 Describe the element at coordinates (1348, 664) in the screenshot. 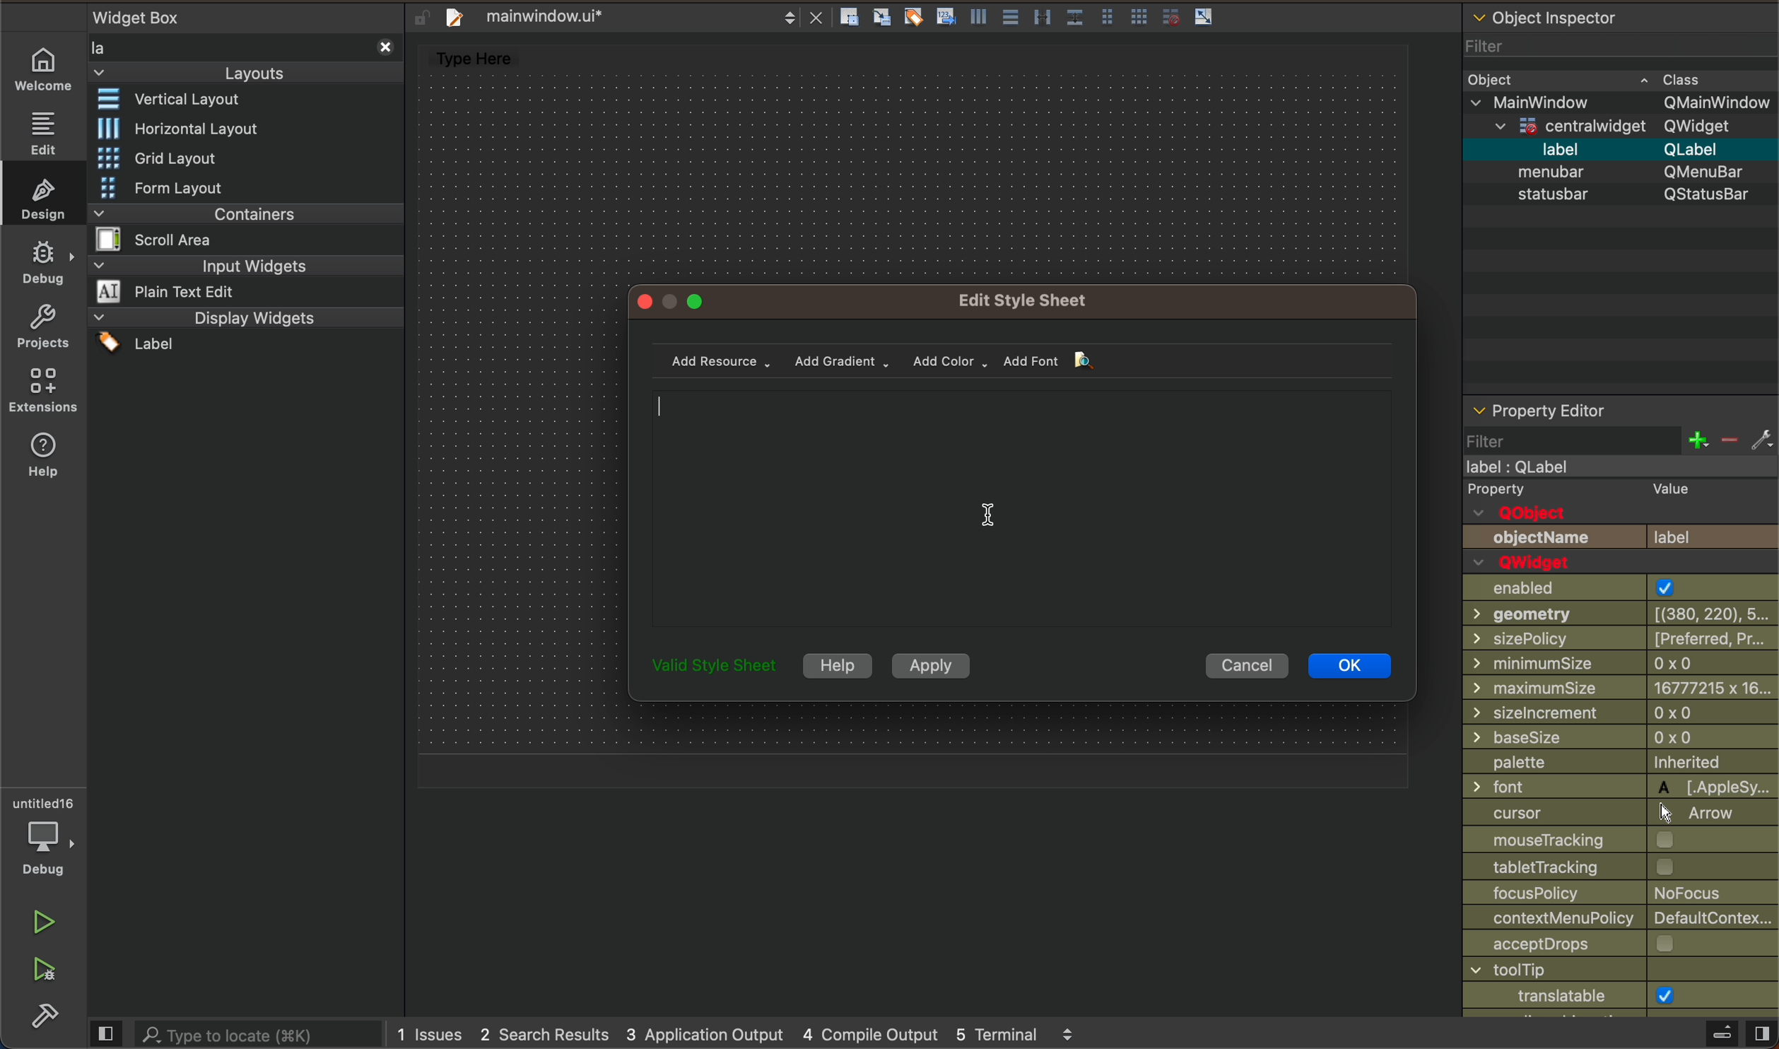

I see `ok` at that location.